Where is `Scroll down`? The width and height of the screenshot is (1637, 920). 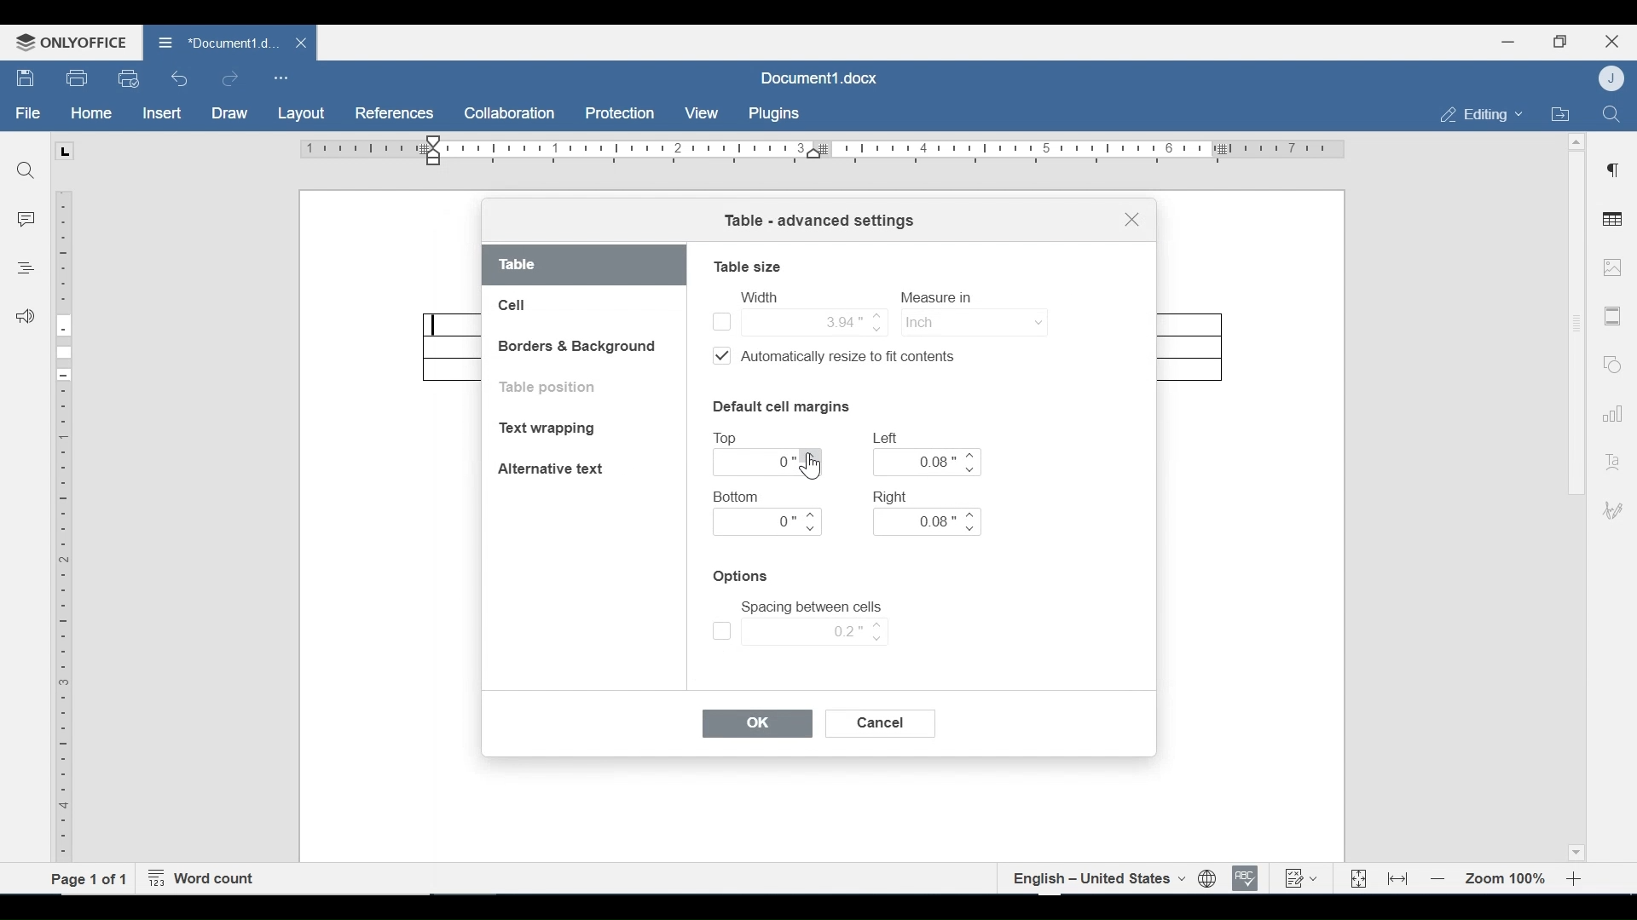
Scroll down is located at coordinates (1575, 850).